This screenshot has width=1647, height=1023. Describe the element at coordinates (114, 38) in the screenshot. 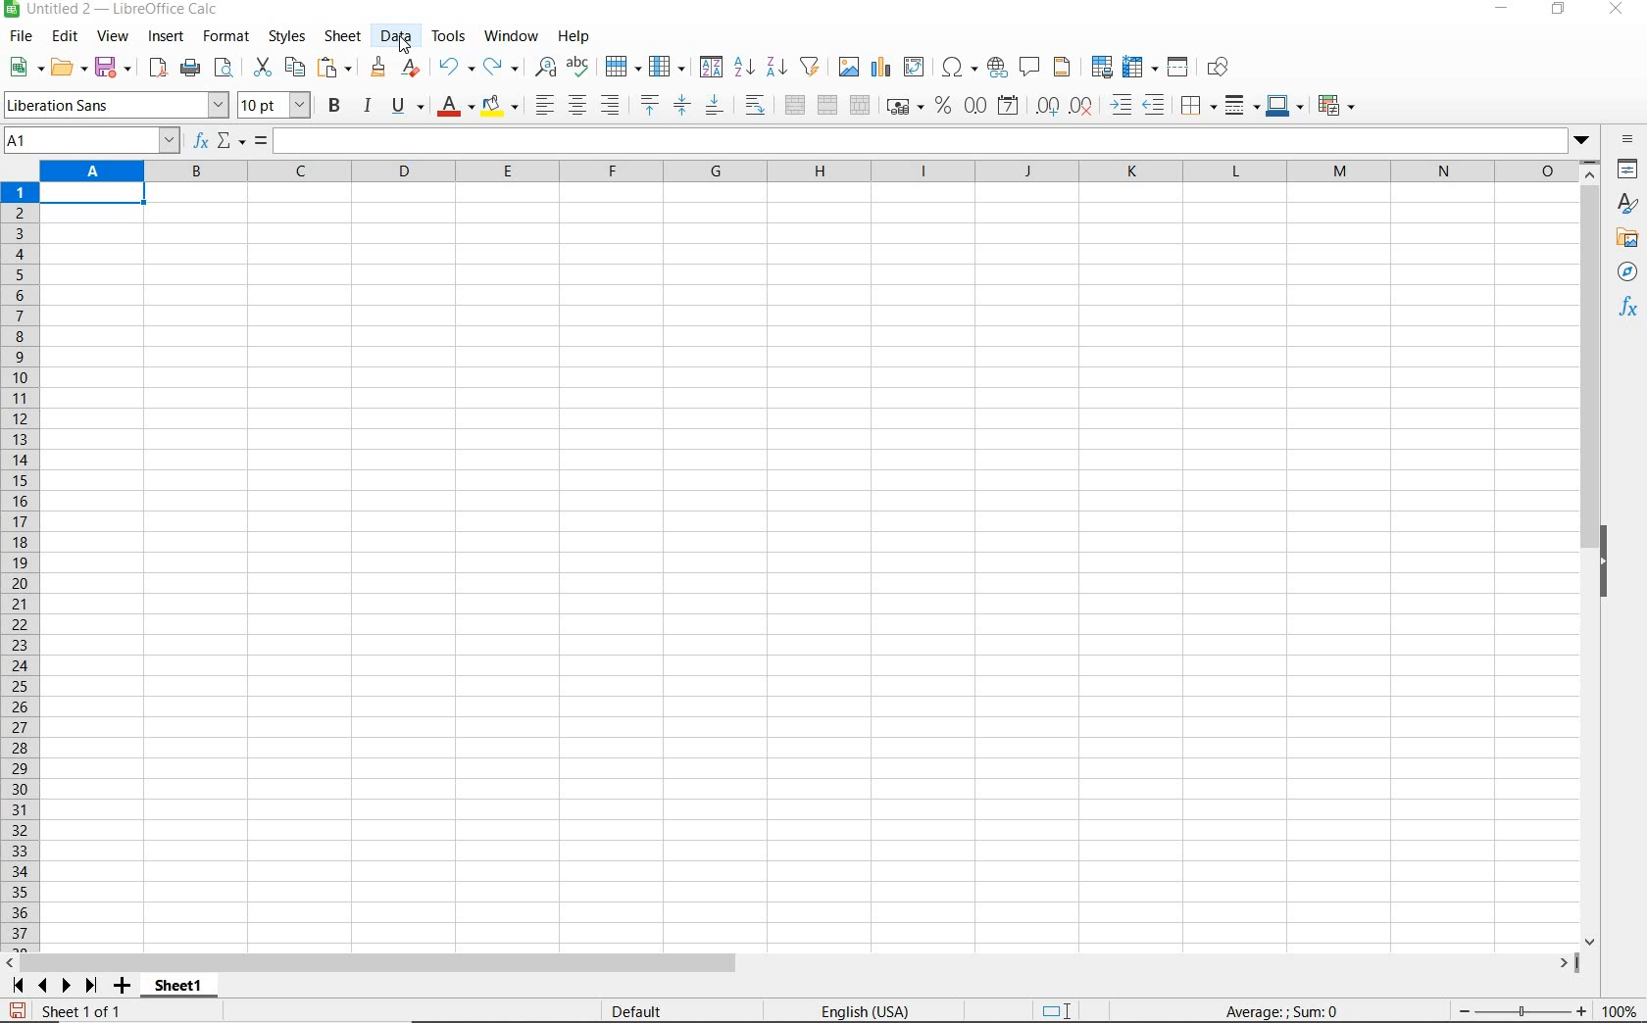

I see `view` at that location.